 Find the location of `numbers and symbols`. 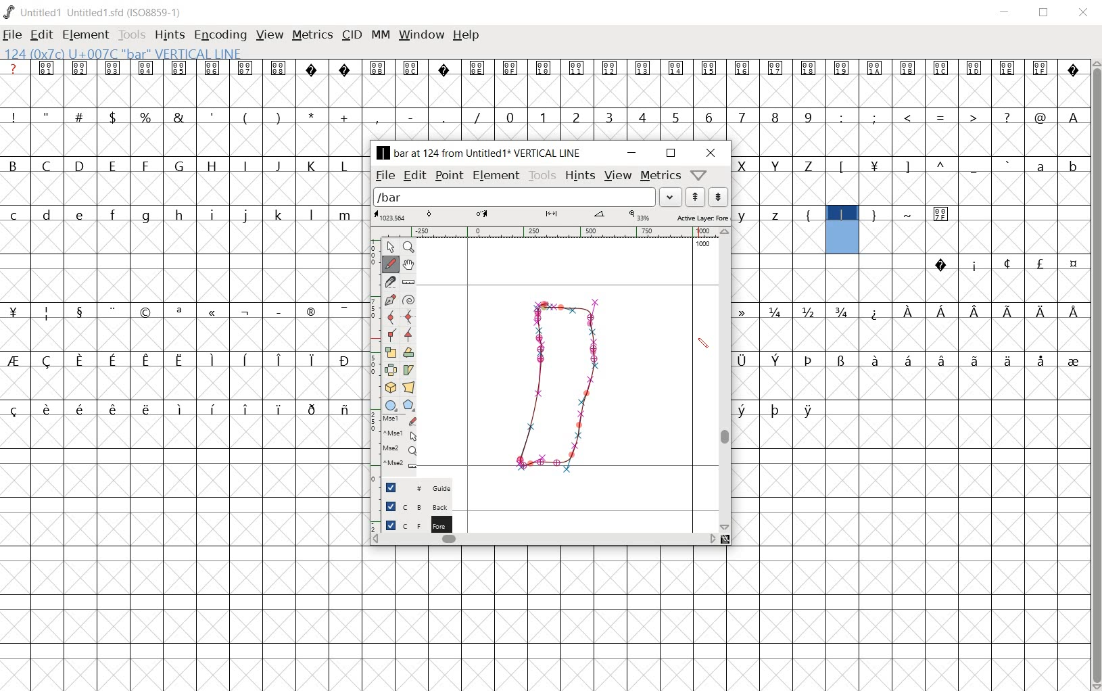

numbers and symbols is located at coordinates (545, 116).